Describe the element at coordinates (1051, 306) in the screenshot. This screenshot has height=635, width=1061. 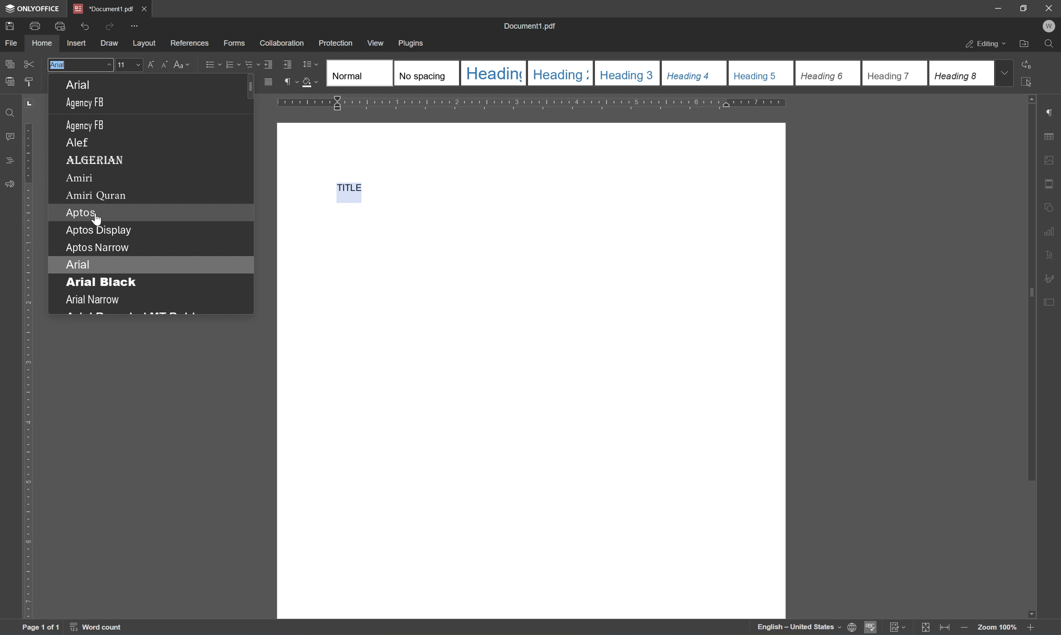
I see `form settings` at that location.